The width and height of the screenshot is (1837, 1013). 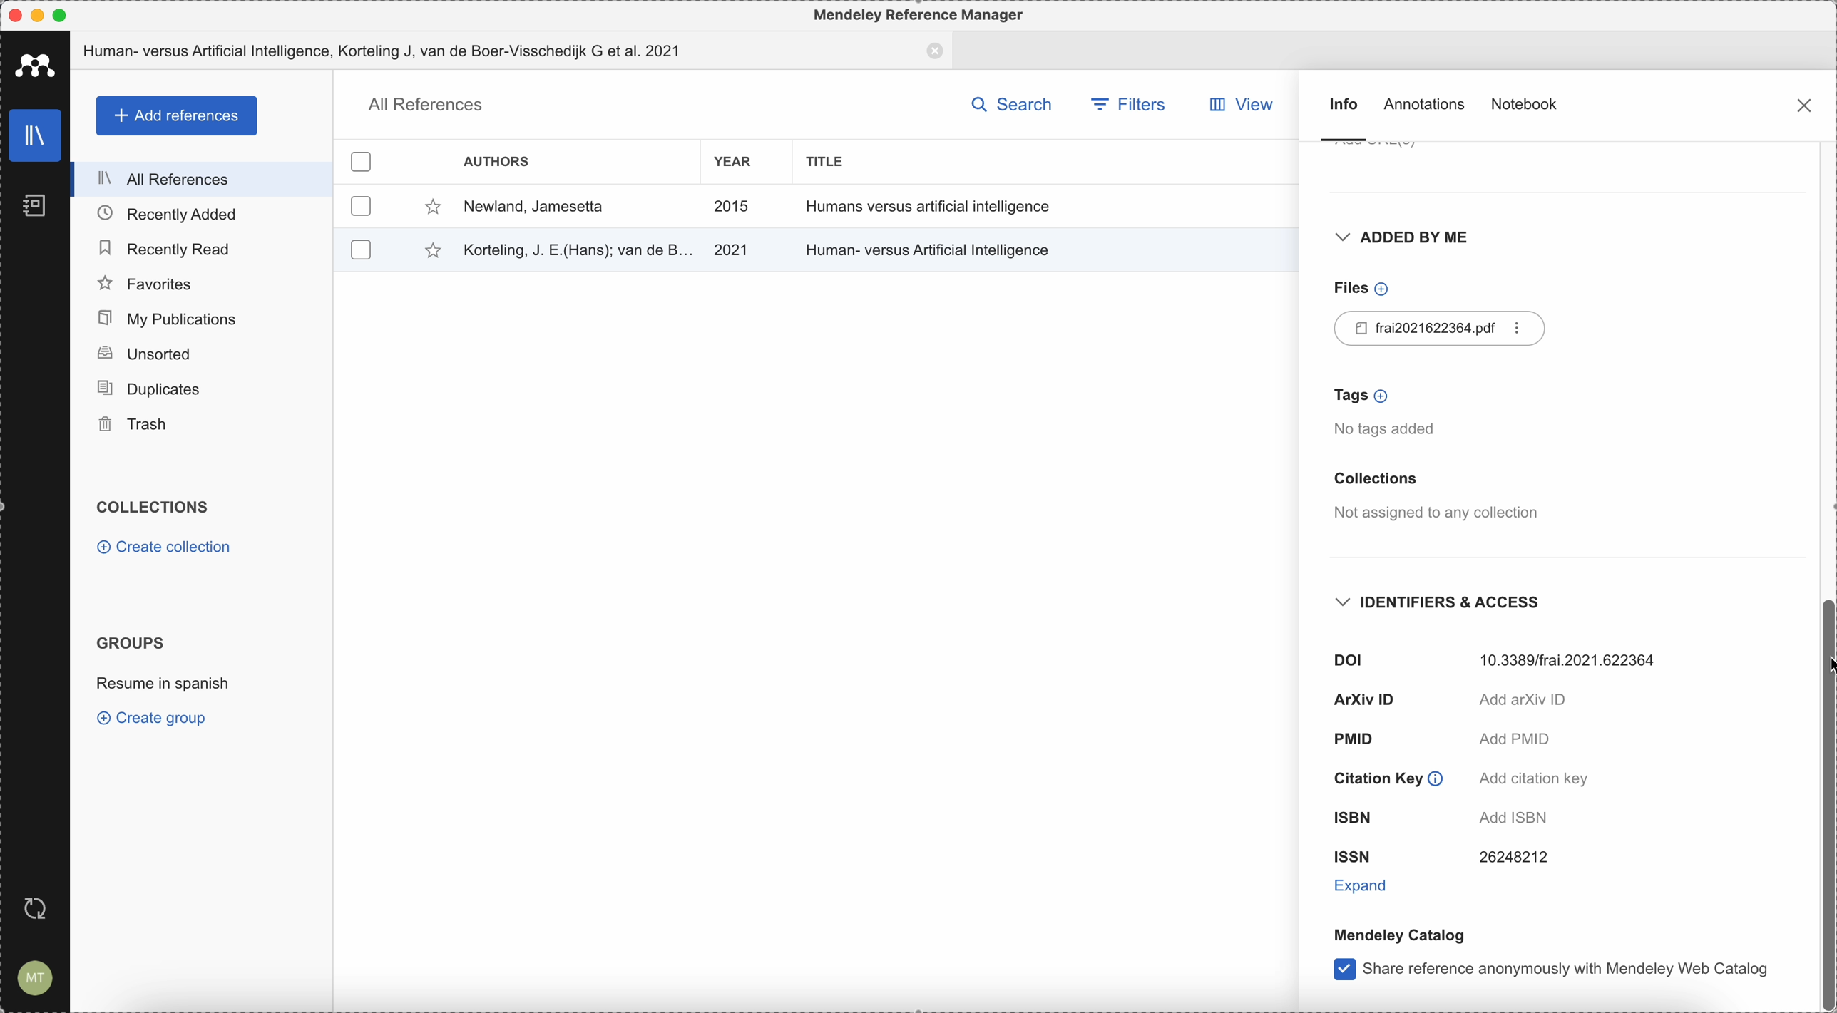 What do you see at coordinates (1400, 241) in the screenshot?
I see `added by me` at bounding box center [1400, 241].